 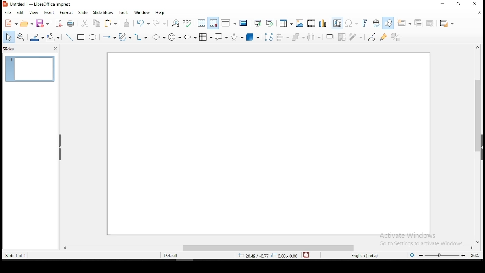 What do you see at coordinates (142, 12) in the screenshot?
I see `window` at bounding box center [142, 12].